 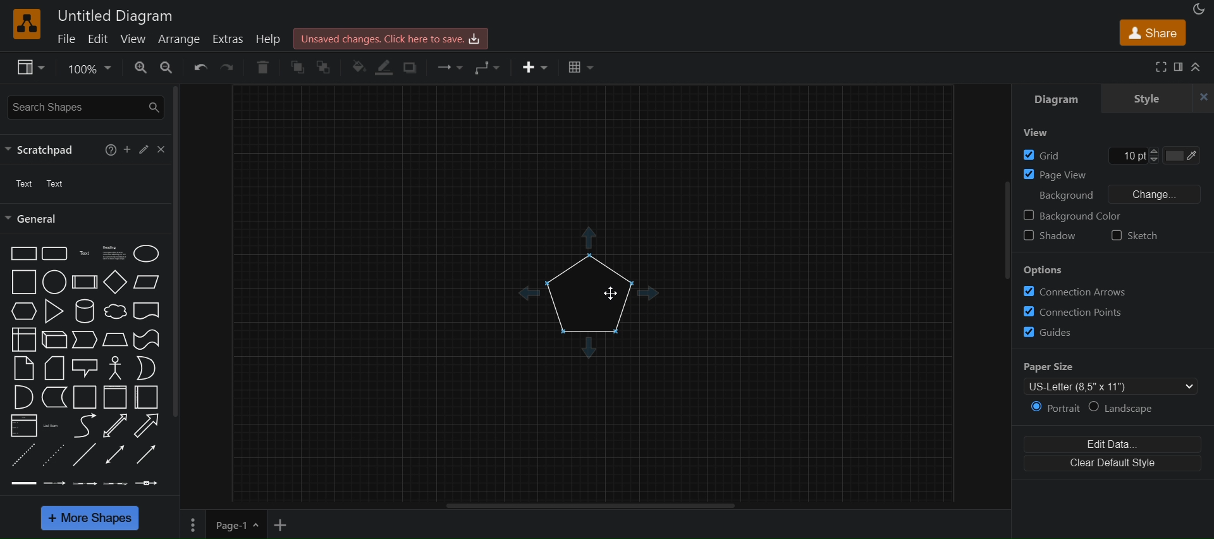 I want to click on Bidirectional arrow, so click(x=114, y=426).